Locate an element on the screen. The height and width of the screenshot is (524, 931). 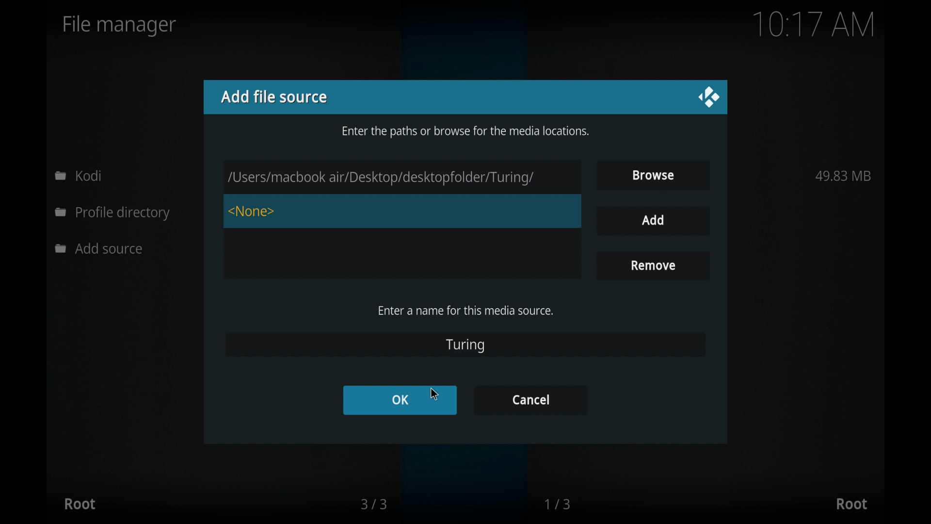
close is located at coordinates (708, 98).